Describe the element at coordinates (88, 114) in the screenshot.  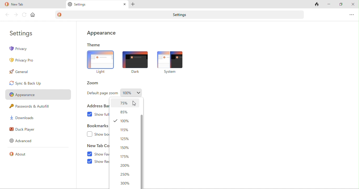
I see `enable checkbox` at that location.